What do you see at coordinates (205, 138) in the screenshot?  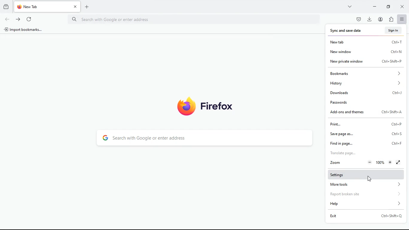 I see `search` at bounding box center [205, 138].